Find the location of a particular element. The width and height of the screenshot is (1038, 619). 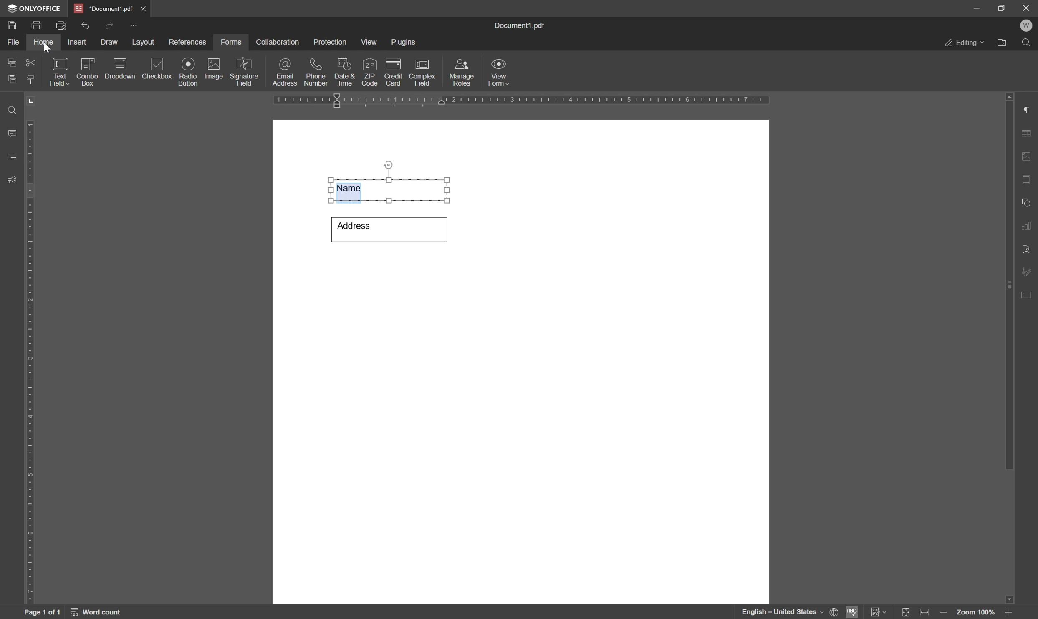

headings is located at coordinates (9, 157).